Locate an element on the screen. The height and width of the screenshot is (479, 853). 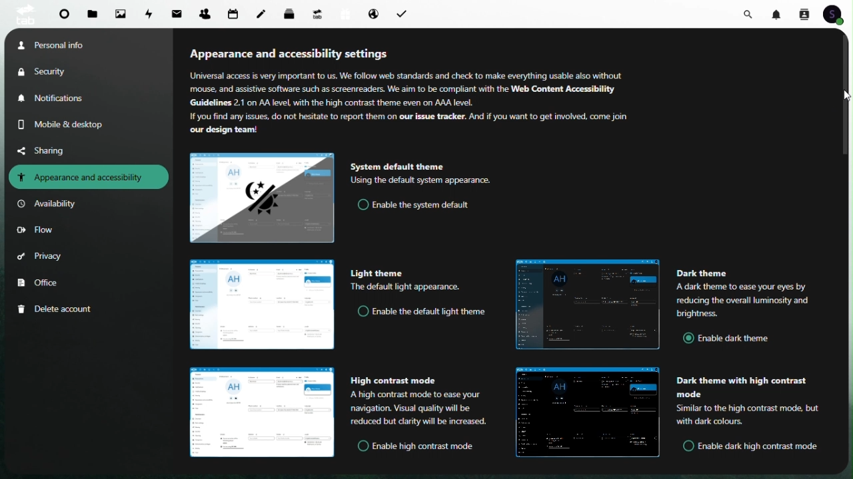
Using the default system appearance is located at coordinates (422, 180).